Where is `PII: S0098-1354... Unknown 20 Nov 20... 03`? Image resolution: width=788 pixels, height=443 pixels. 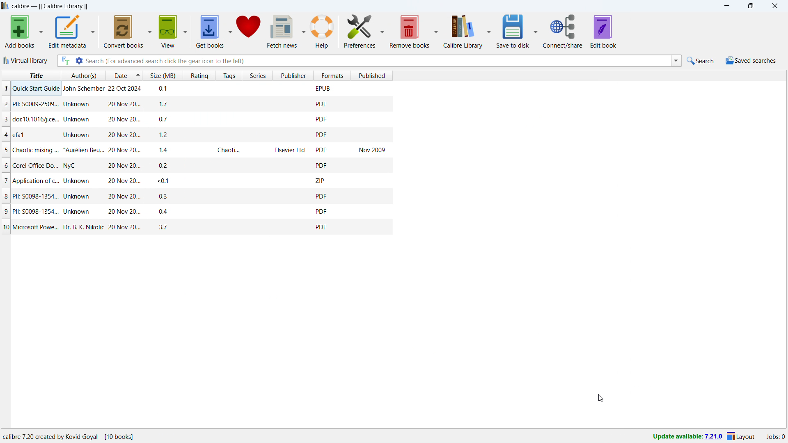 PII: S0098-1354... Unknown 20 Nov 20... 03 is located at coordinates (201, 195).